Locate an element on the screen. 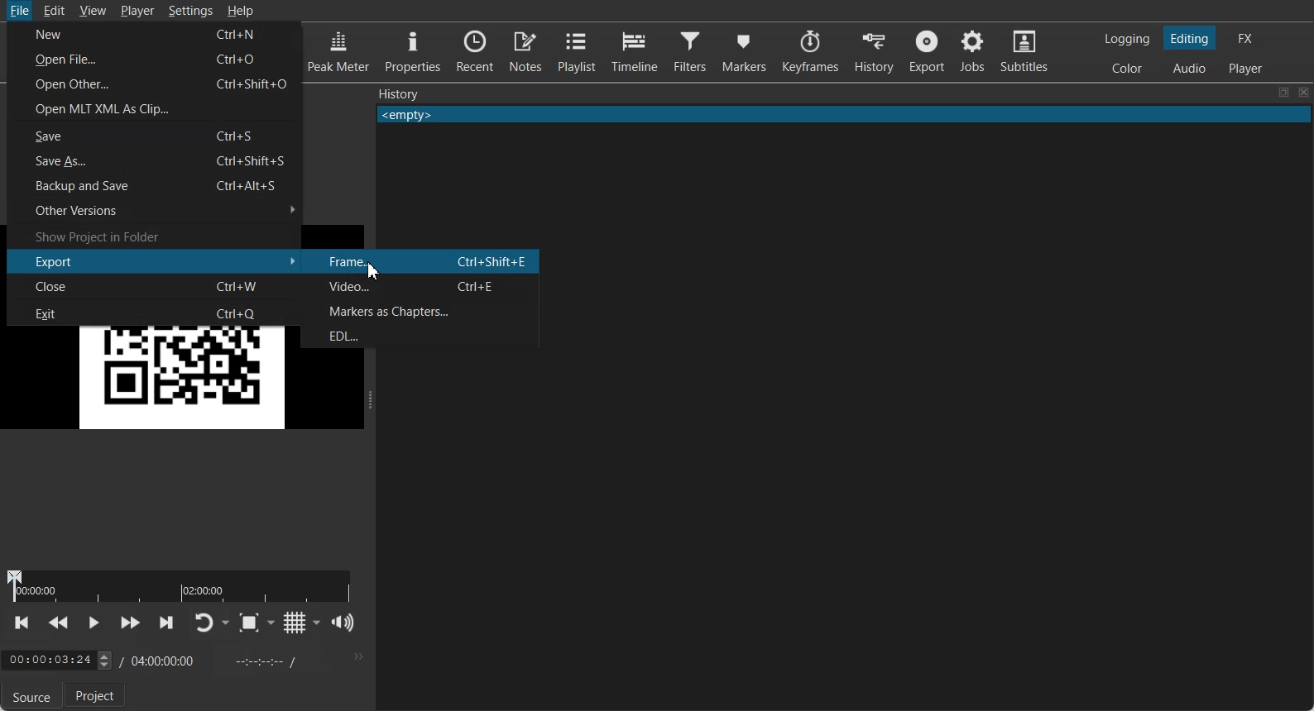  Save As is located at coordinates (91, 161).